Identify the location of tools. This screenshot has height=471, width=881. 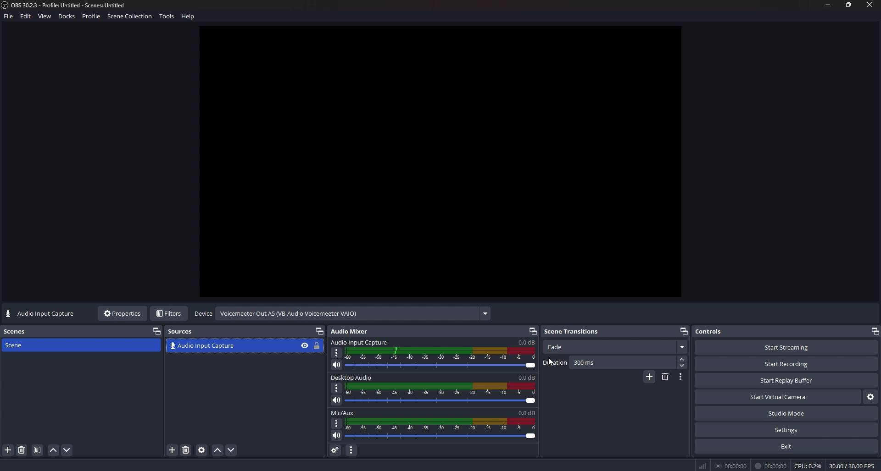
(169, 18).